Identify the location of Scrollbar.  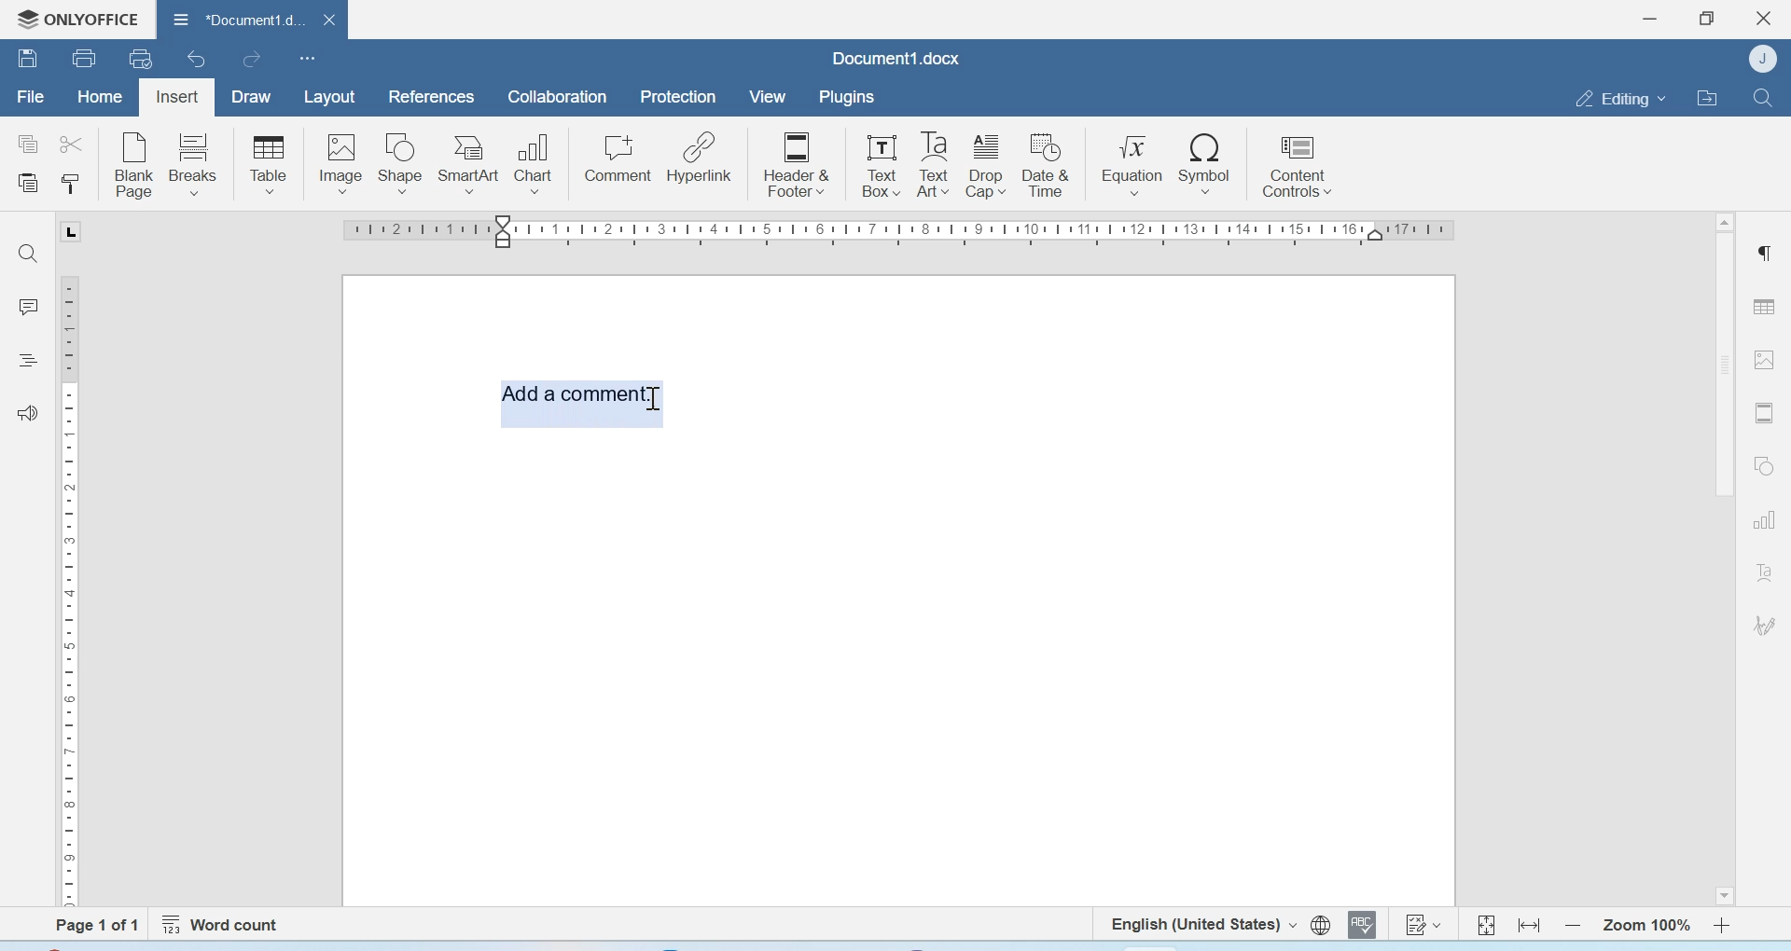
(1724, 557).